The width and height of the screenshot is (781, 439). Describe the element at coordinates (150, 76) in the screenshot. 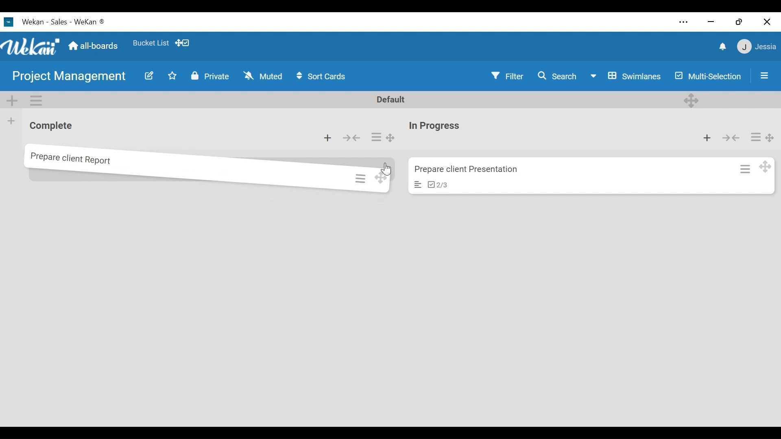

I see `Edit` at that location.